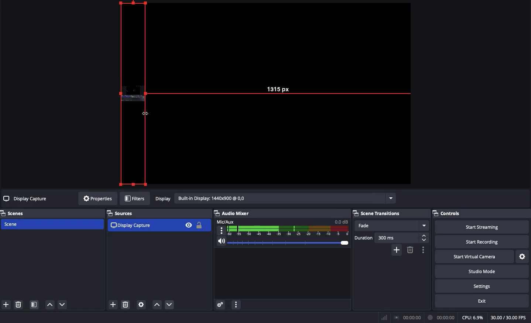 The width and height of the screenshot is (531, 323). I want to click on Advanced audio properties, so click(220, 305).